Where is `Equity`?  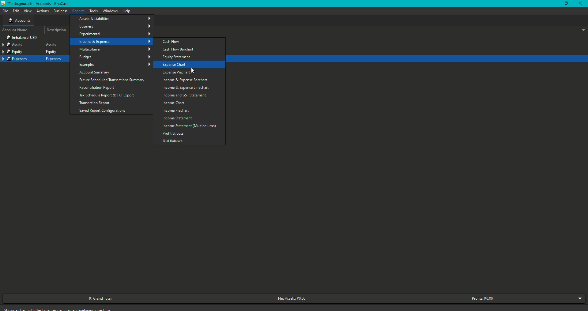
Equity is located at coordinates (34, 52).